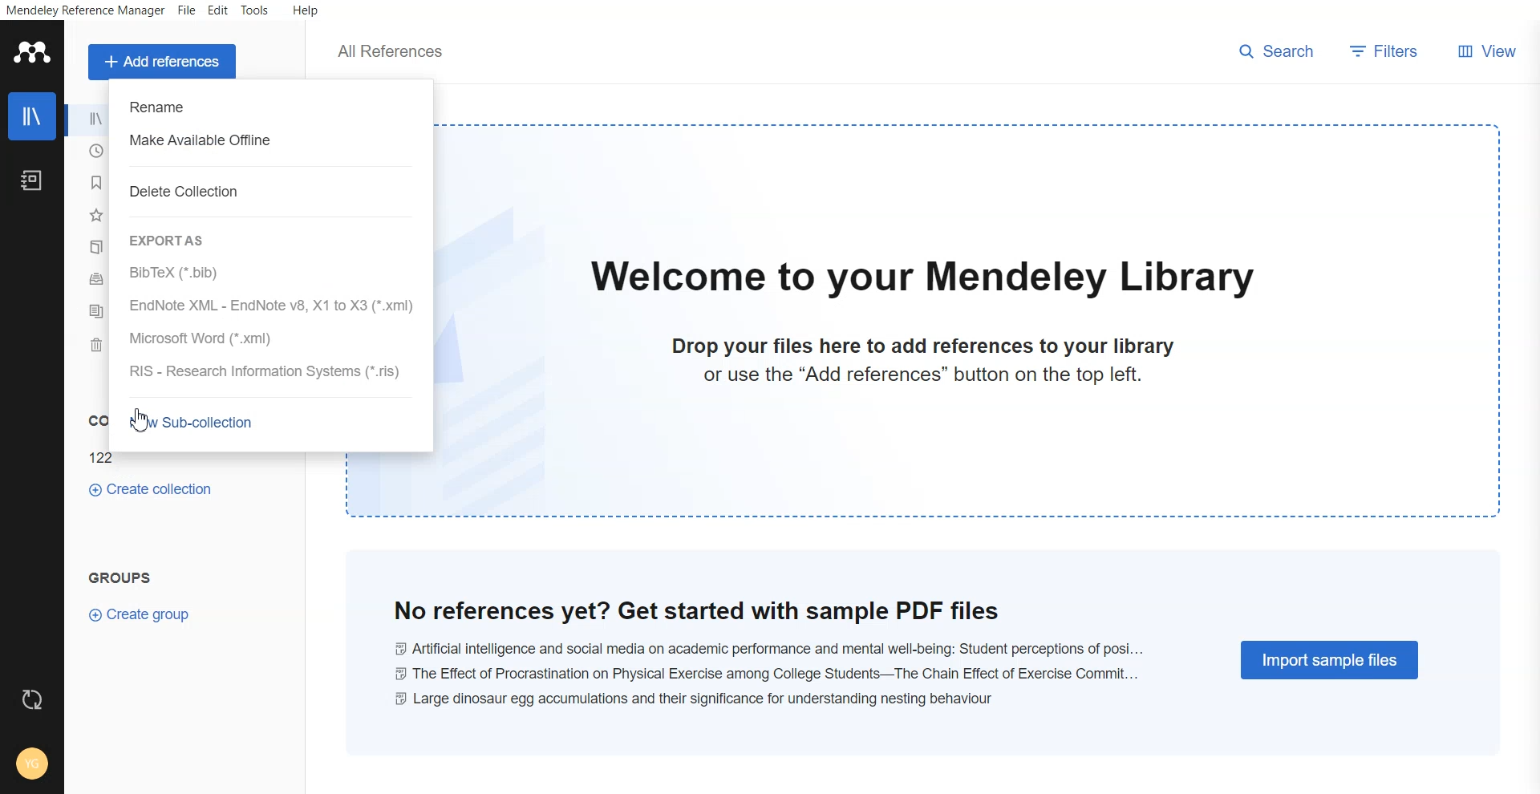  What do you see at coordinates (263, 371) in the screenshot?
I see `RIS` at bounding box center [263, 371].